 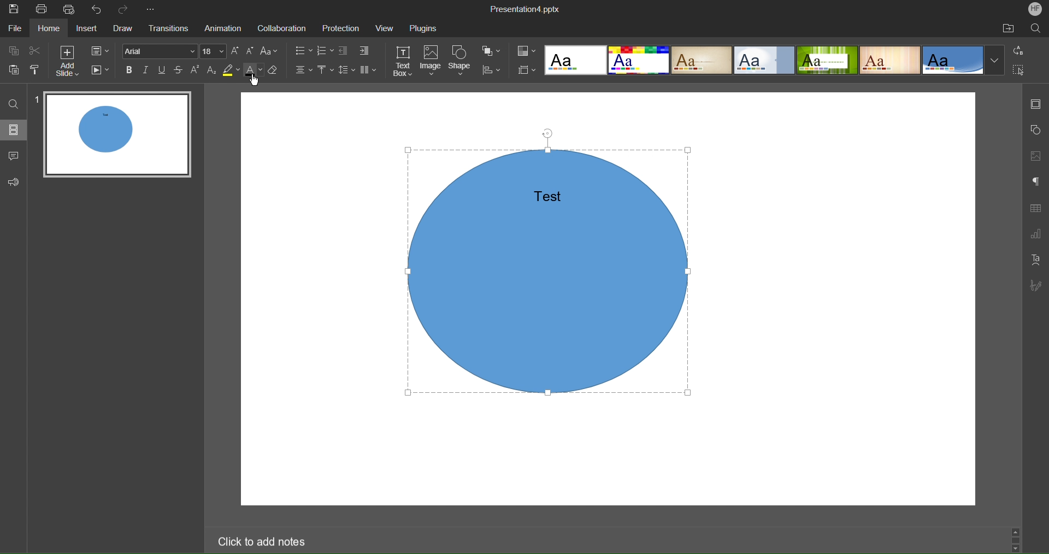 What do you see at coordinates (214, 51) in the screenshot?
I see `Font size` at bounding box center [214, 51].